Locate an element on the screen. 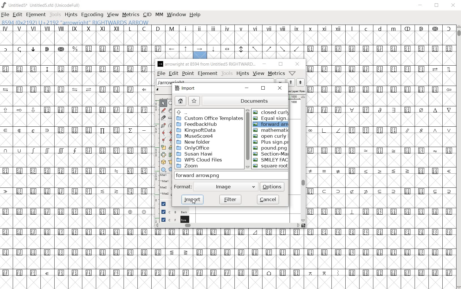 The image size is (461, 289). mathematical summation is located at coordinates (271, 130).